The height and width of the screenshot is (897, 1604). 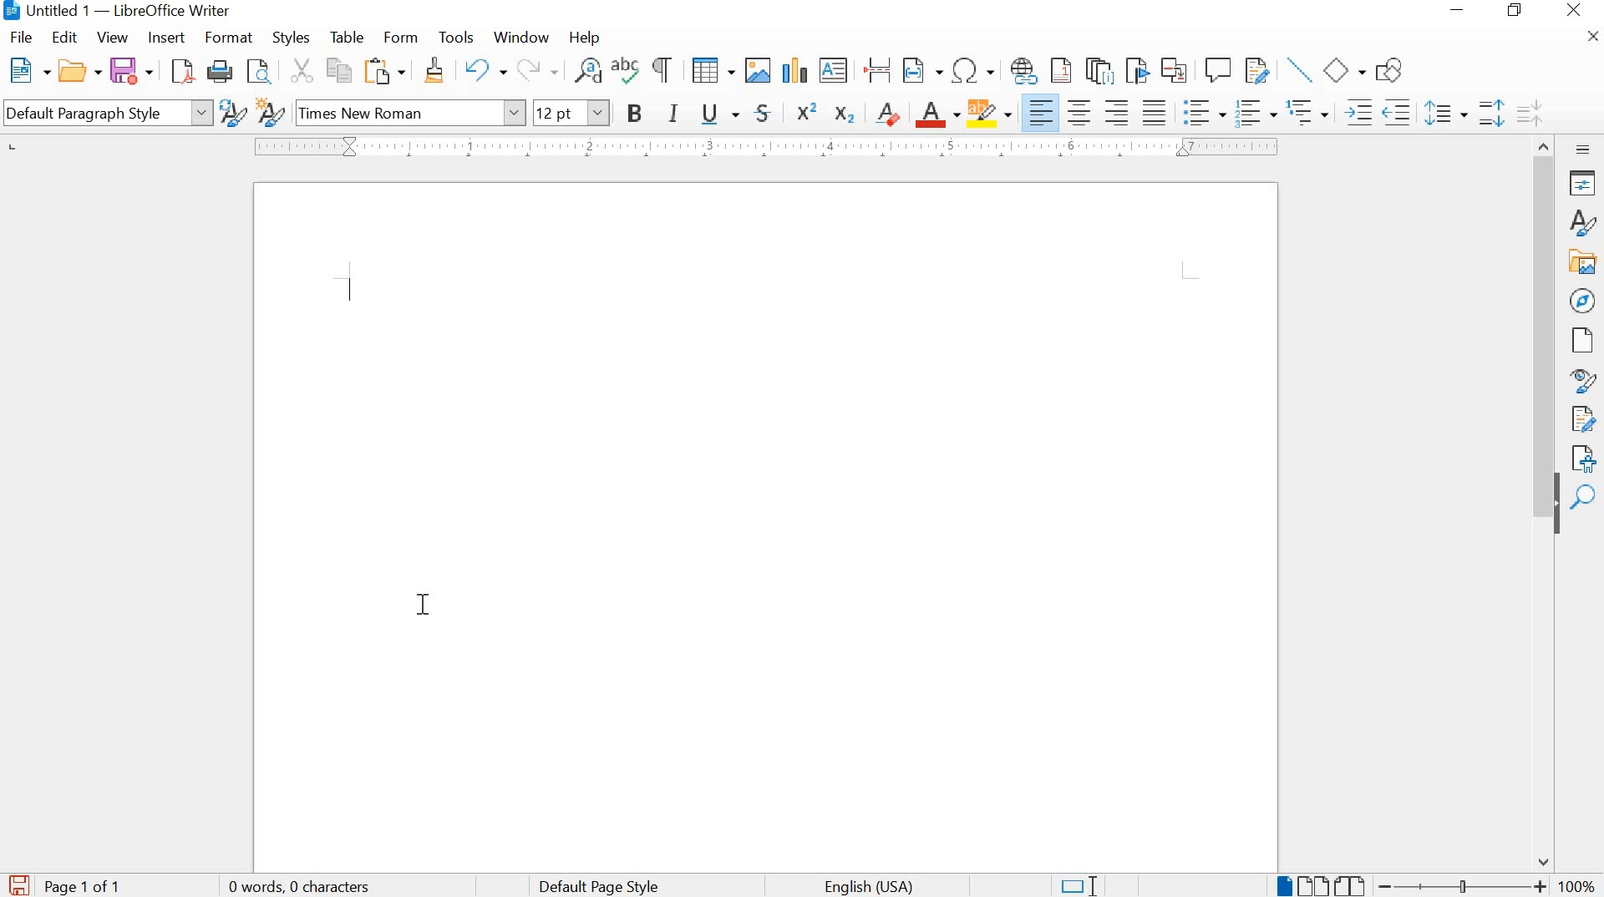 What do you see at coordinates (1580, 340) in the screenshot?
I see `PAGE` at bounding box center [1580, 340].